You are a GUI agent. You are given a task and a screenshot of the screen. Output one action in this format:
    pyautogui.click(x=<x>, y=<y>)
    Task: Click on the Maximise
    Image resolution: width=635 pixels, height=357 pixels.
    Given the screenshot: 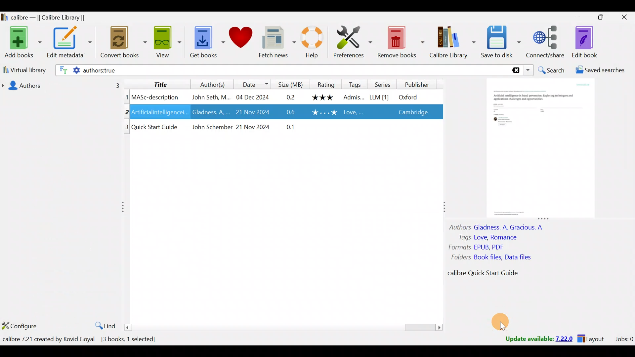 What is the action you would take?
    pyautogui.click(x=598, y=19)
    